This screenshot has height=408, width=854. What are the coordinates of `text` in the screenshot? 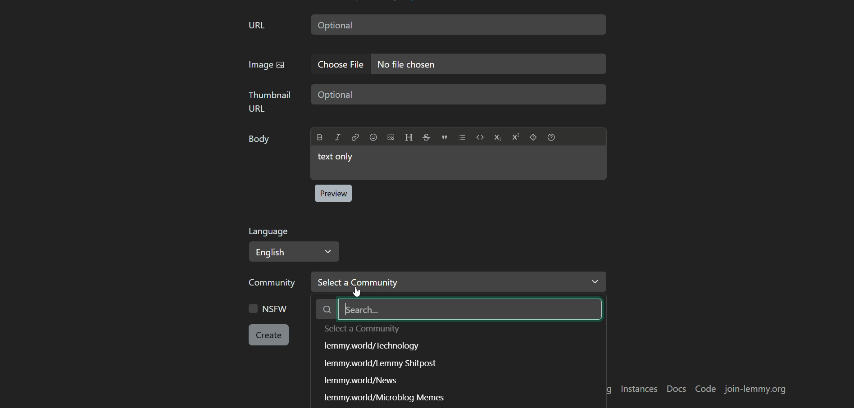 It's located at (371, 346).